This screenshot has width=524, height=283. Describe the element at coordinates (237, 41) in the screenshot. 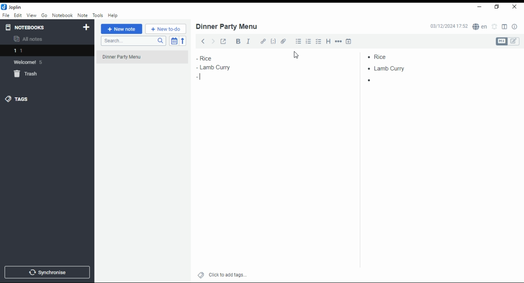

I see `bold` at that location.